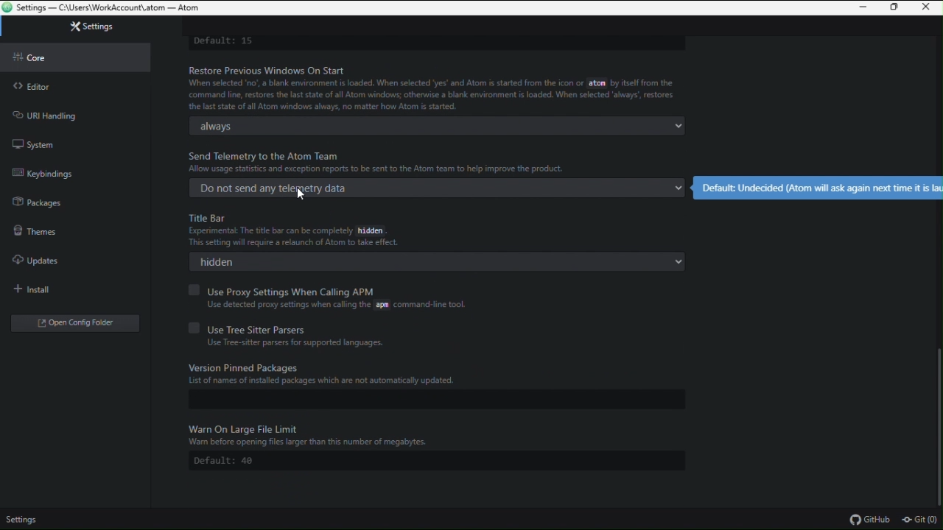 The image size is (943, 530). What do you see at coordinates (318, 230) in the screenshot?
I see `Title Bar Experimental: The tital bar can be completely hidden. This setting will require a relaunch of Atom to take effect.` at bounding box center [318, 230].